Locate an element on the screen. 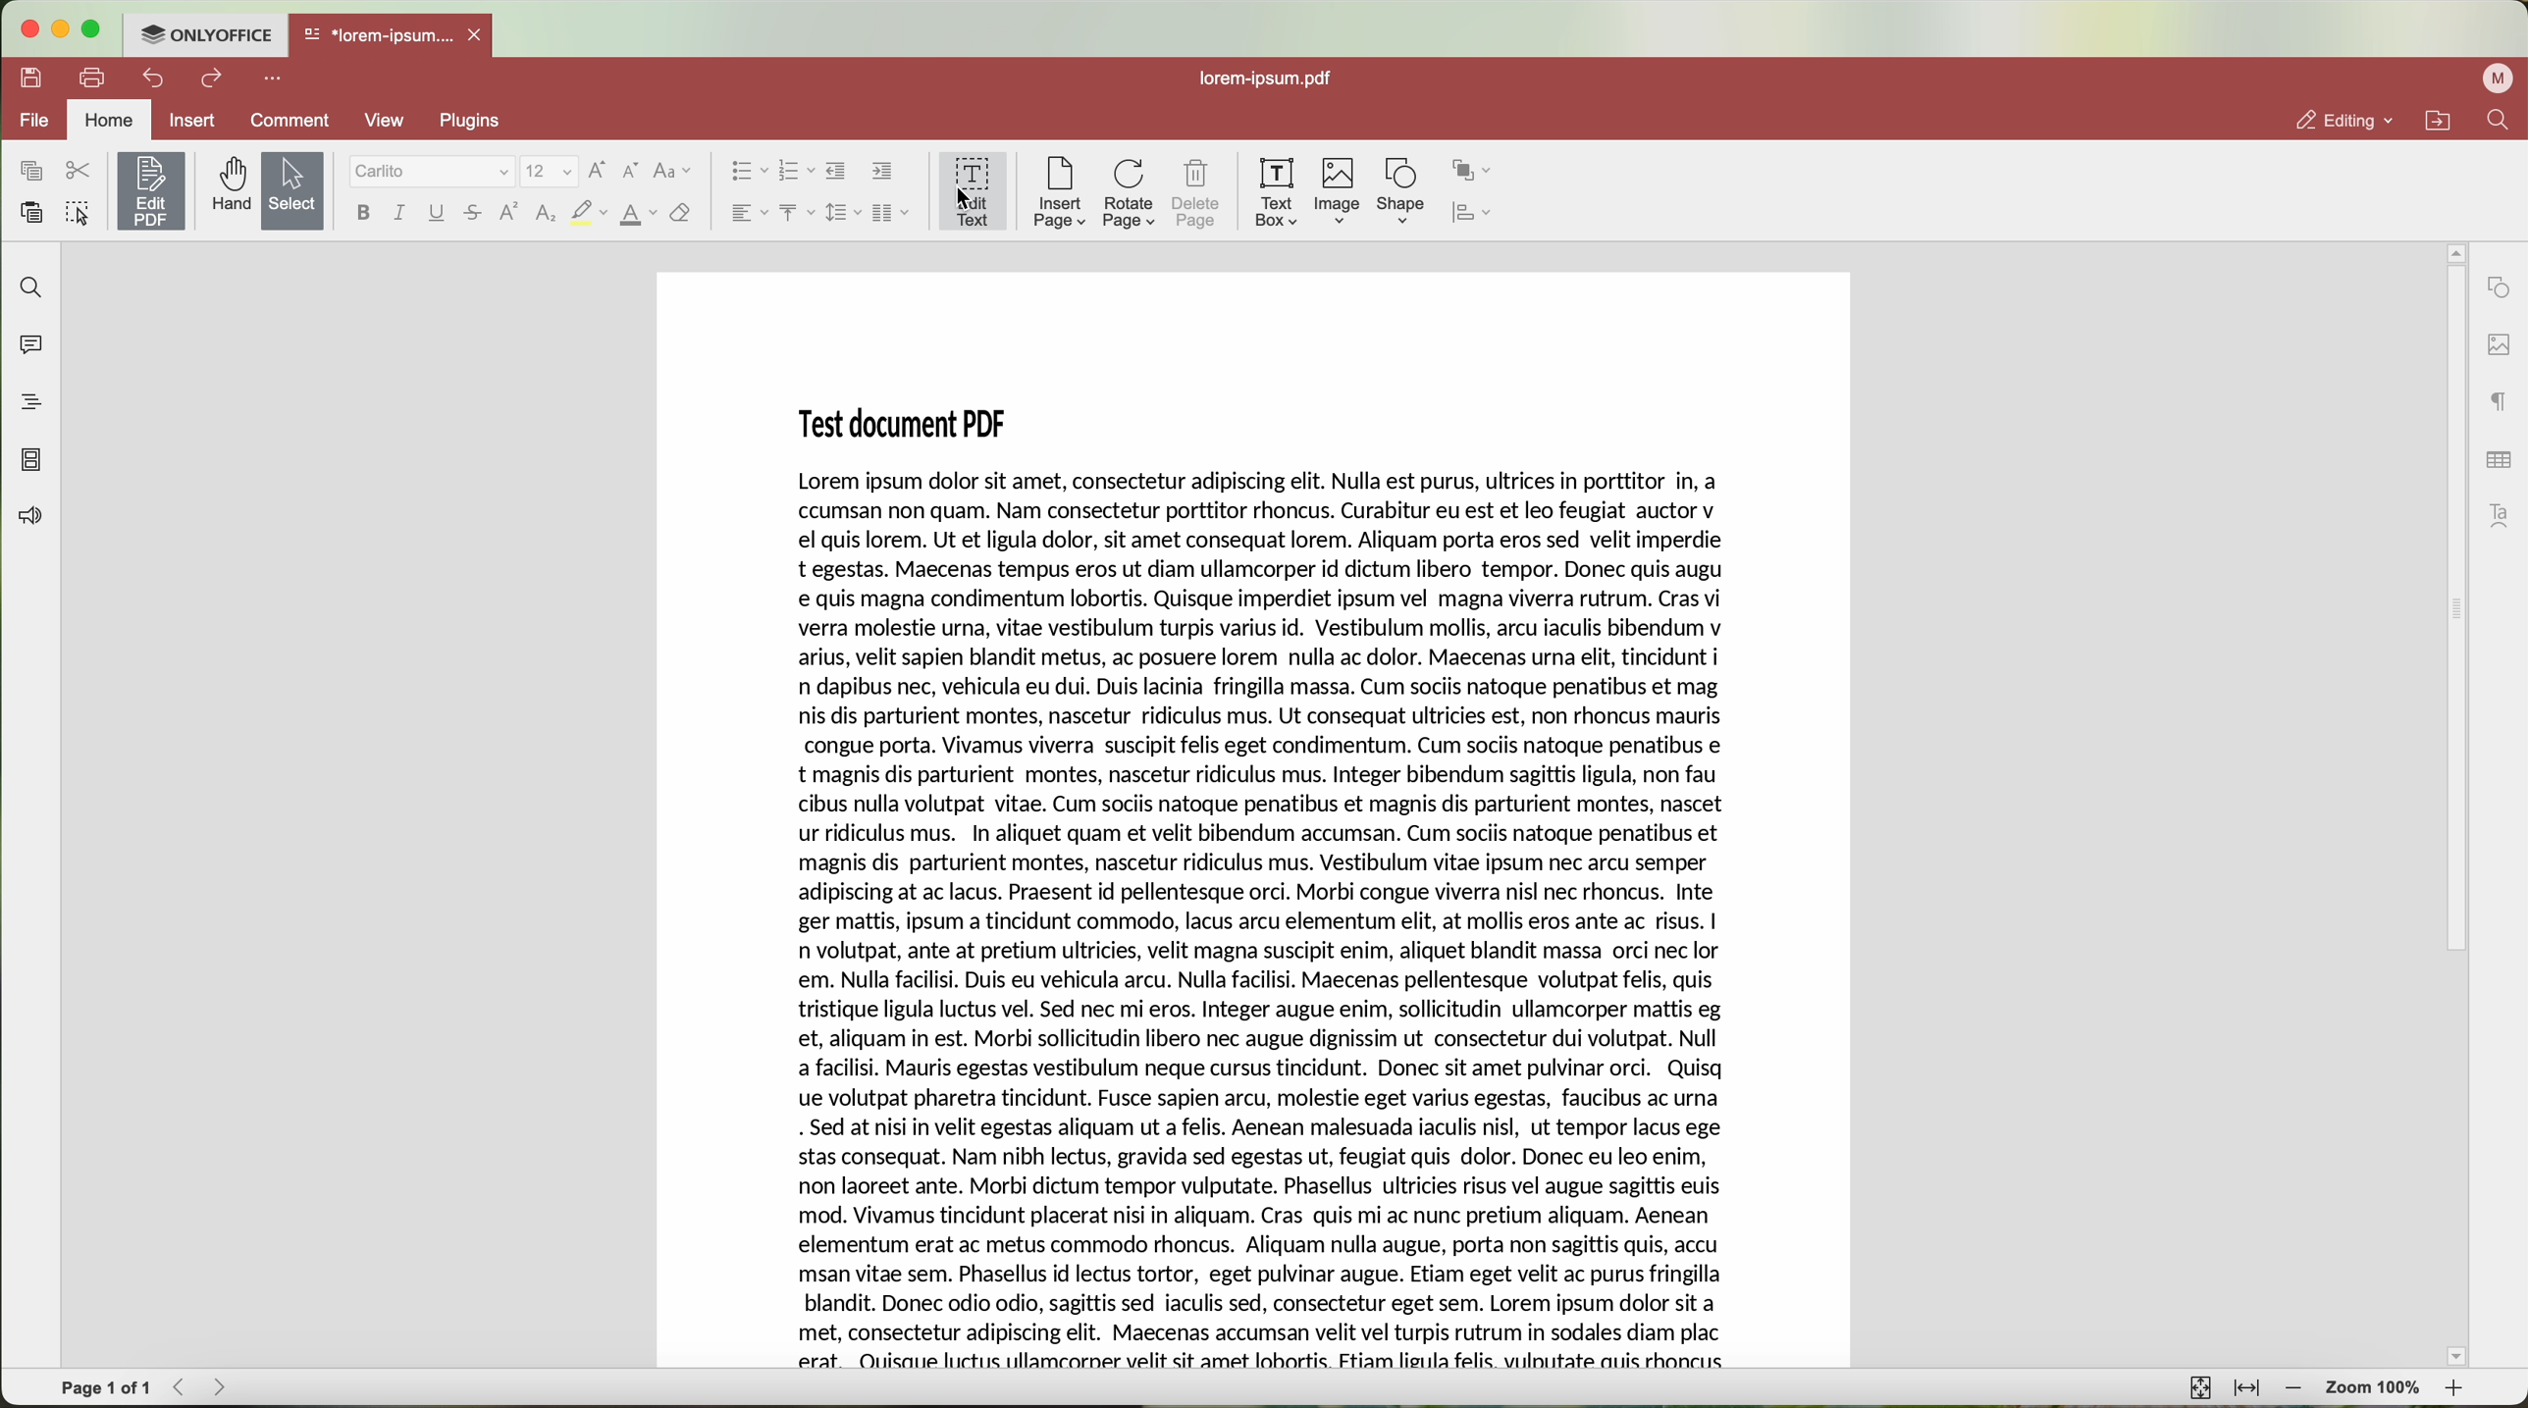  bullet points is located at coordinates (747, 171).